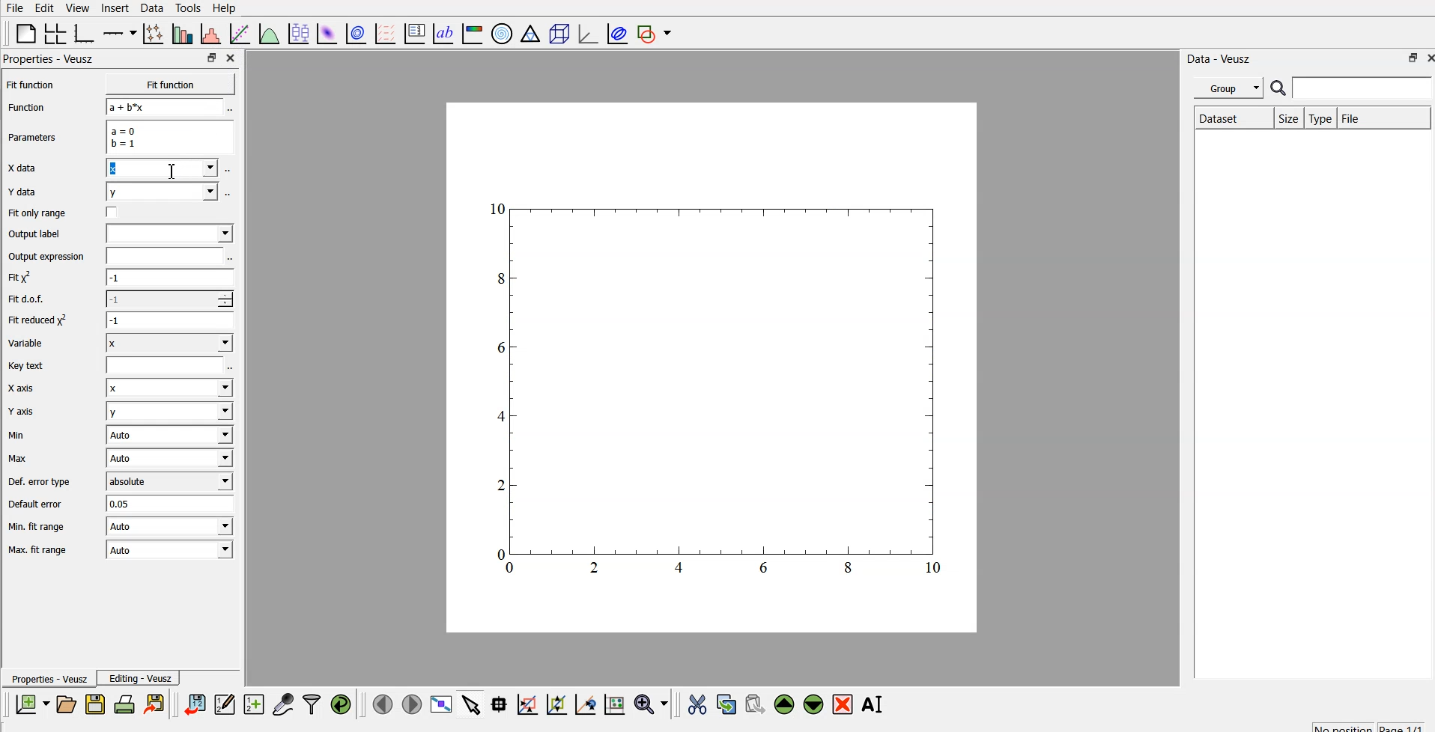  What do you see at coordinates (473, 707) in the screenshot?
I see `select items from graph` at bounding box center [473, 707].